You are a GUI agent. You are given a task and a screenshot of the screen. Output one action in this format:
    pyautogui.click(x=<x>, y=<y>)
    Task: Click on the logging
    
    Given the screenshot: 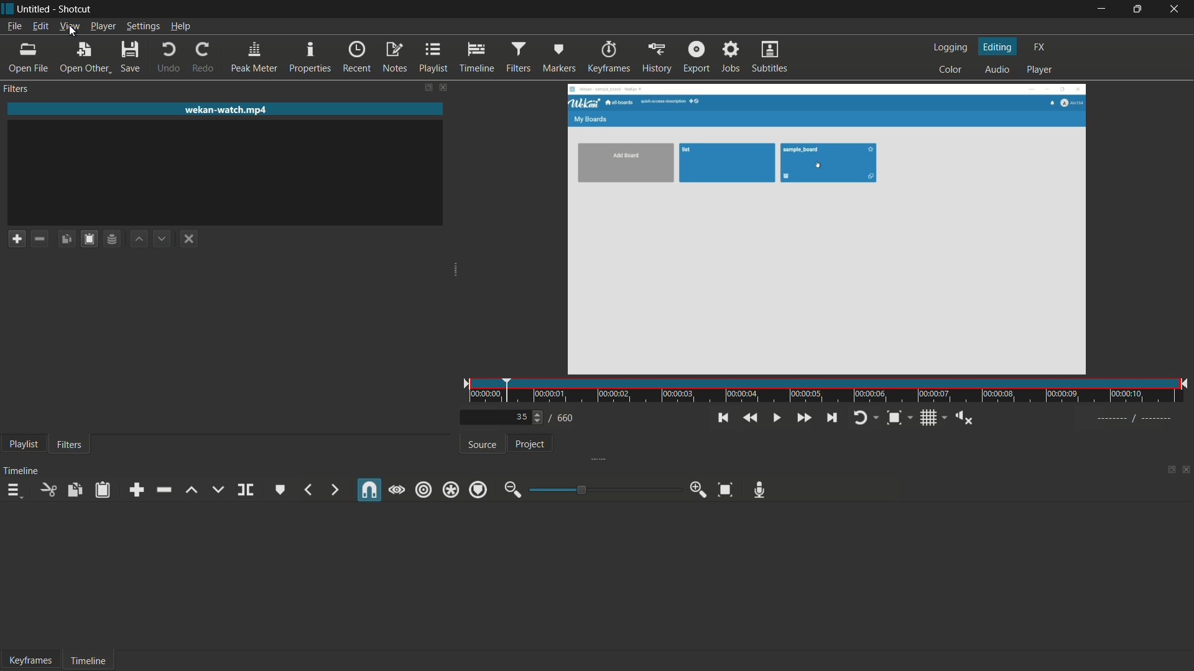 What is the action you would take?
    pyautogui.click(x=950, y=48)
    